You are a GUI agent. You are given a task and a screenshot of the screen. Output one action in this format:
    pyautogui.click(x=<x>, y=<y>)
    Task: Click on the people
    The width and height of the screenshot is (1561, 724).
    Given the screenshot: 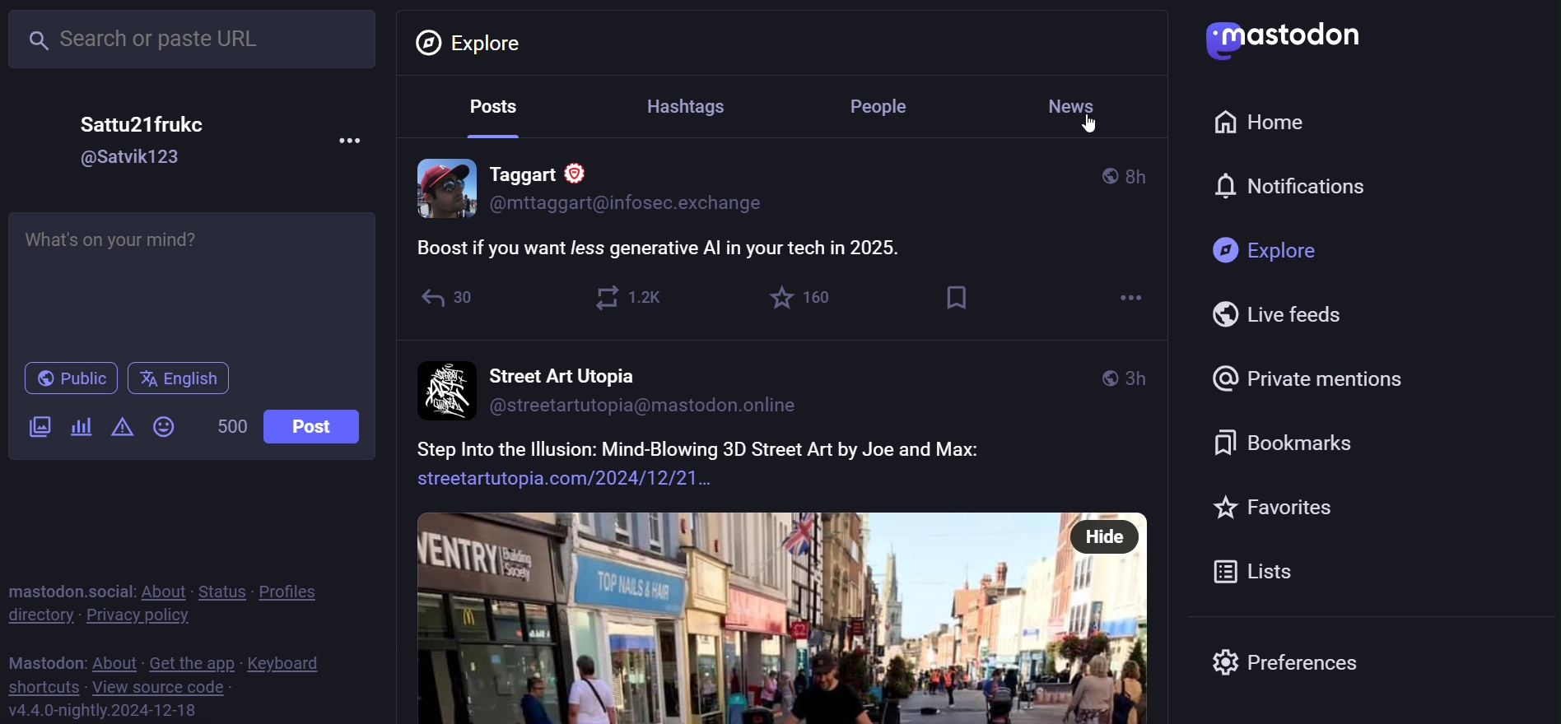 What is the action you would take?
    pyautogui.click(x=888, y=105)
    